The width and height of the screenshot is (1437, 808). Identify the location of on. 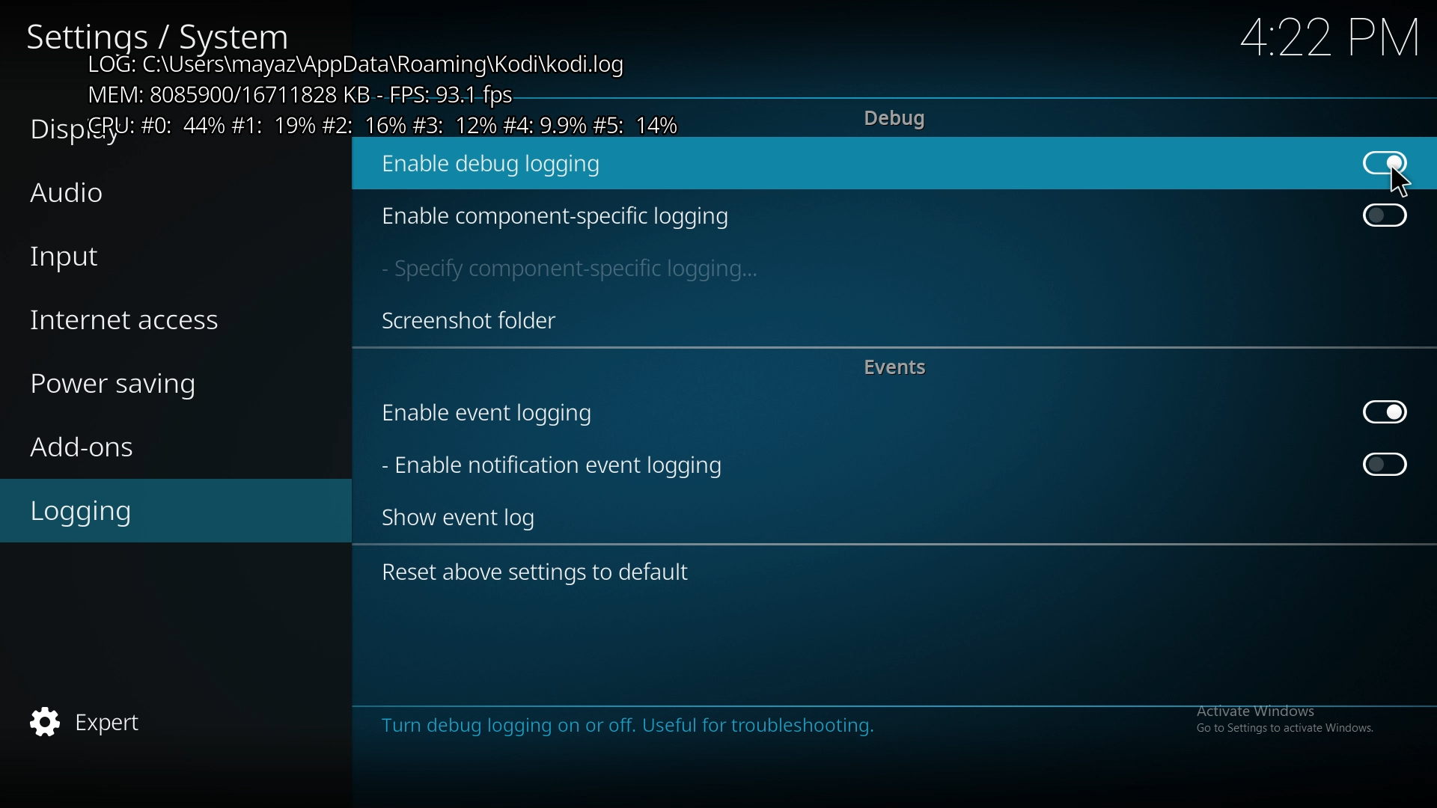
(1384, 164).